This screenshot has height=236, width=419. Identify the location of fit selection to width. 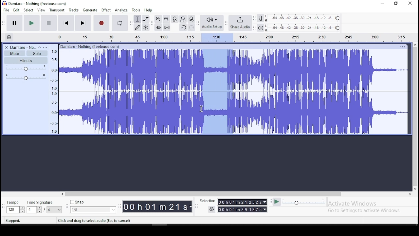
(174, 18).